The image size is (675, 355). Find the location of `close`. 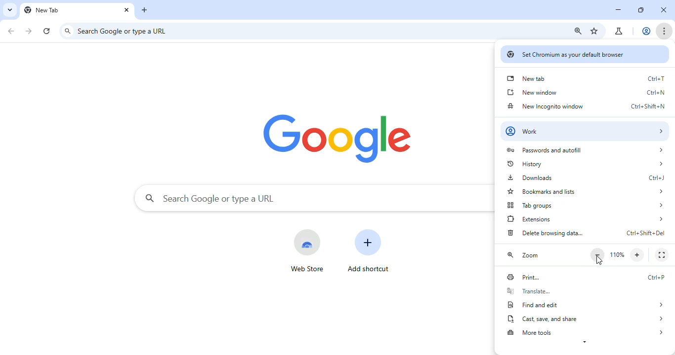

close is located at coordinates (664, 10).